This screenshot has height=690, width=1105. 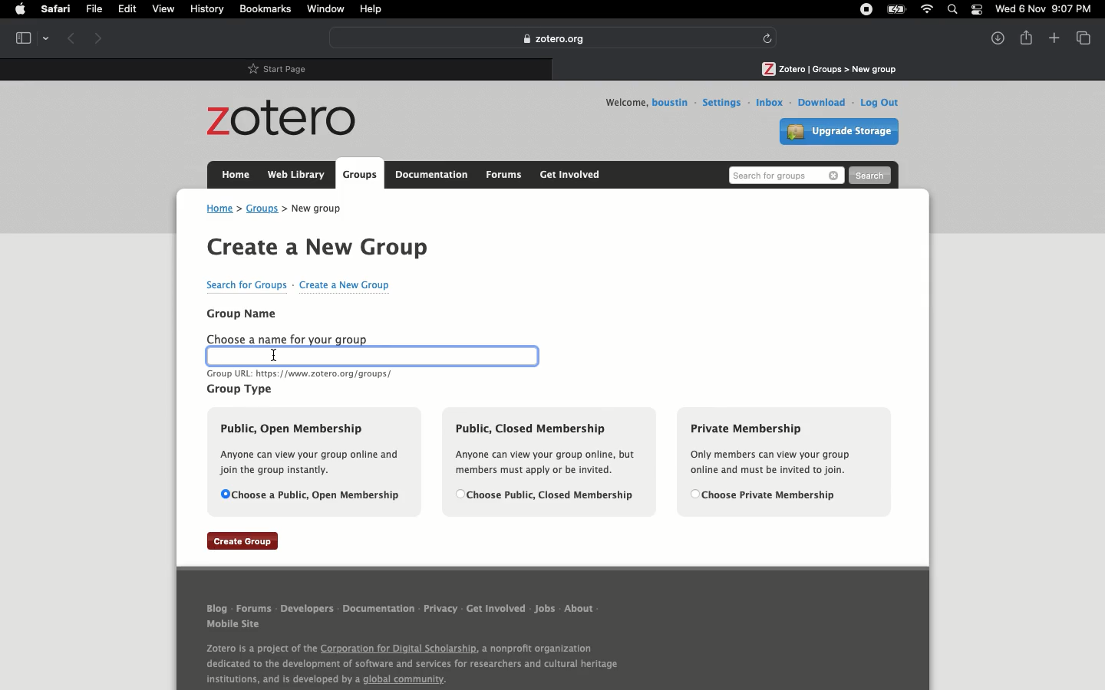 What do you see at coordinates (247, 625) in the screenshot?
I see `Mobile site` at bounding box center [247, 625].